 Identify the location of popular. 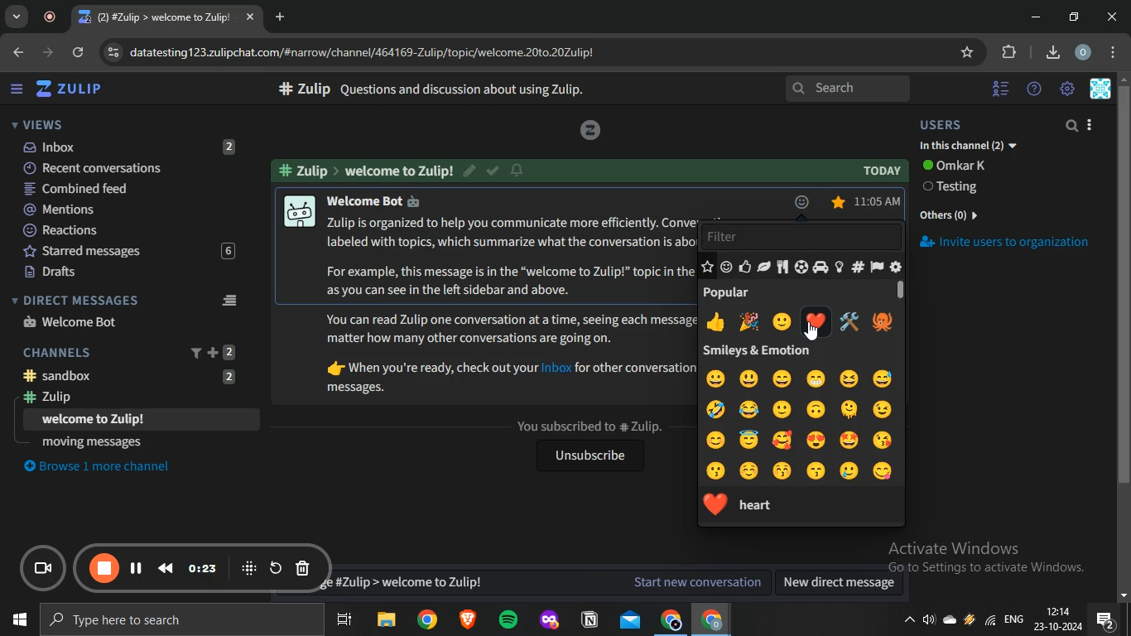
(708, 267).